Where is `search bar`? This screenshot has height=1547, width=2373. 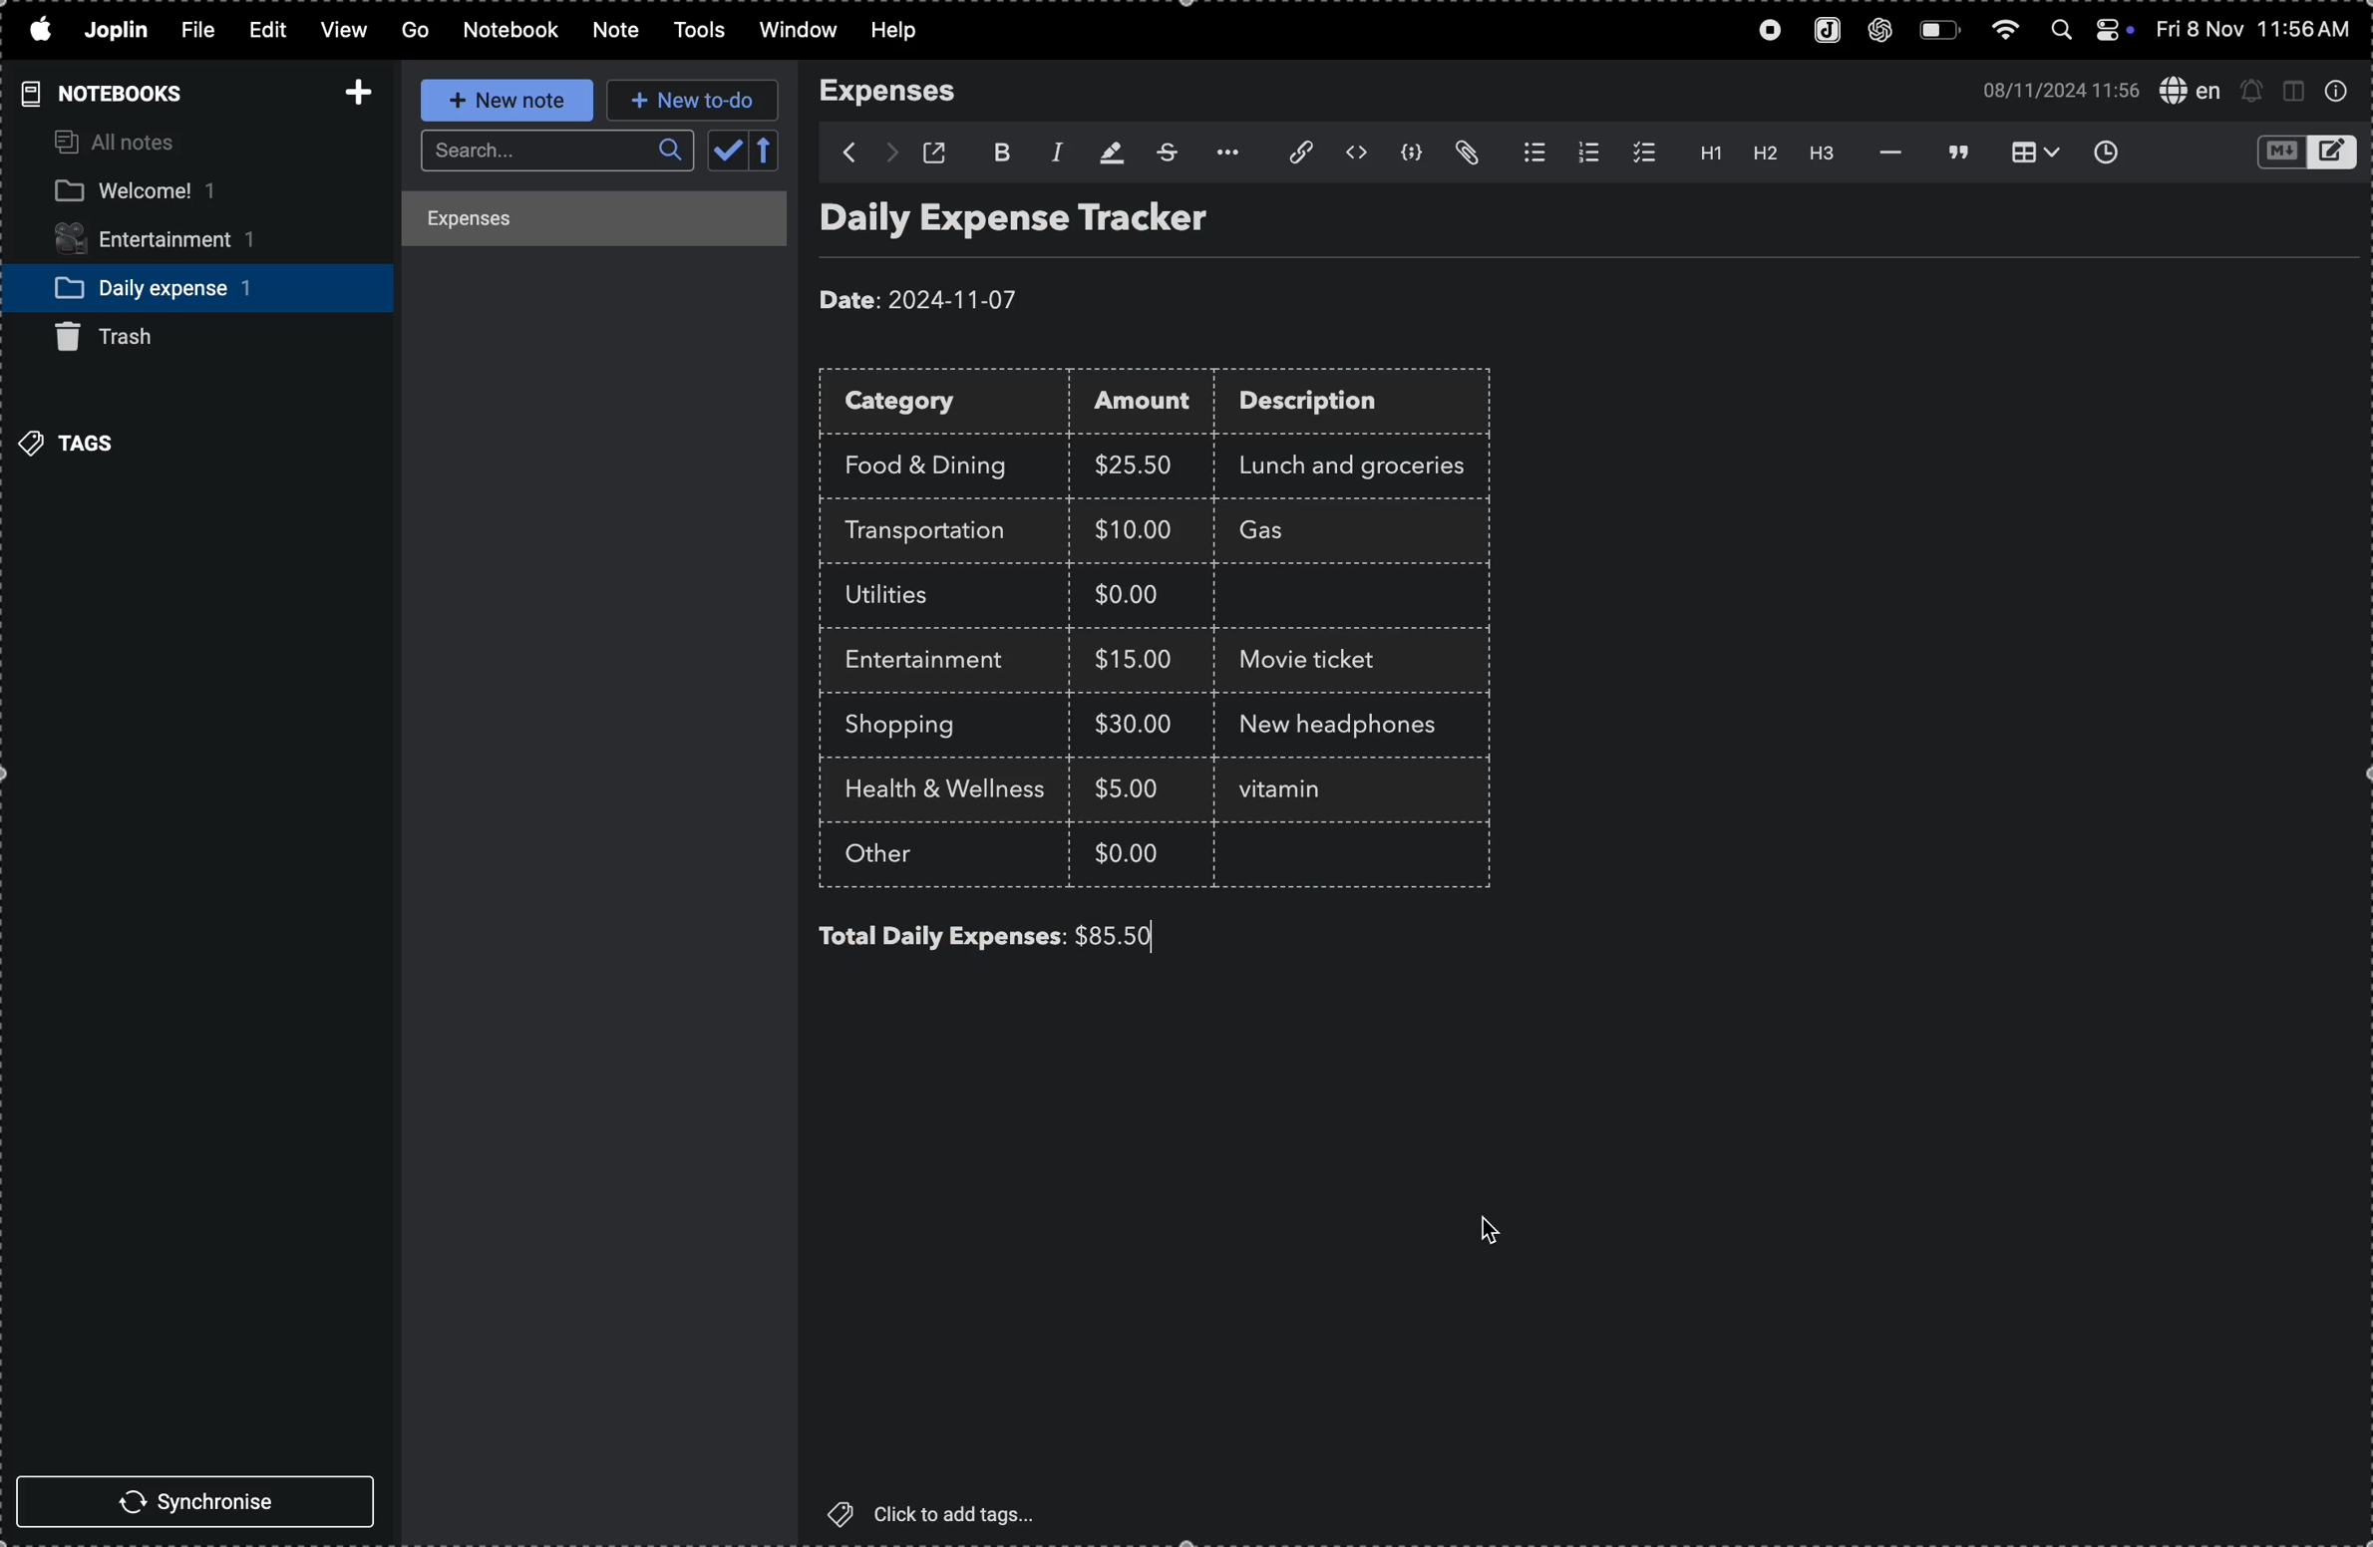
search bar is located at coordinates (552, 152).